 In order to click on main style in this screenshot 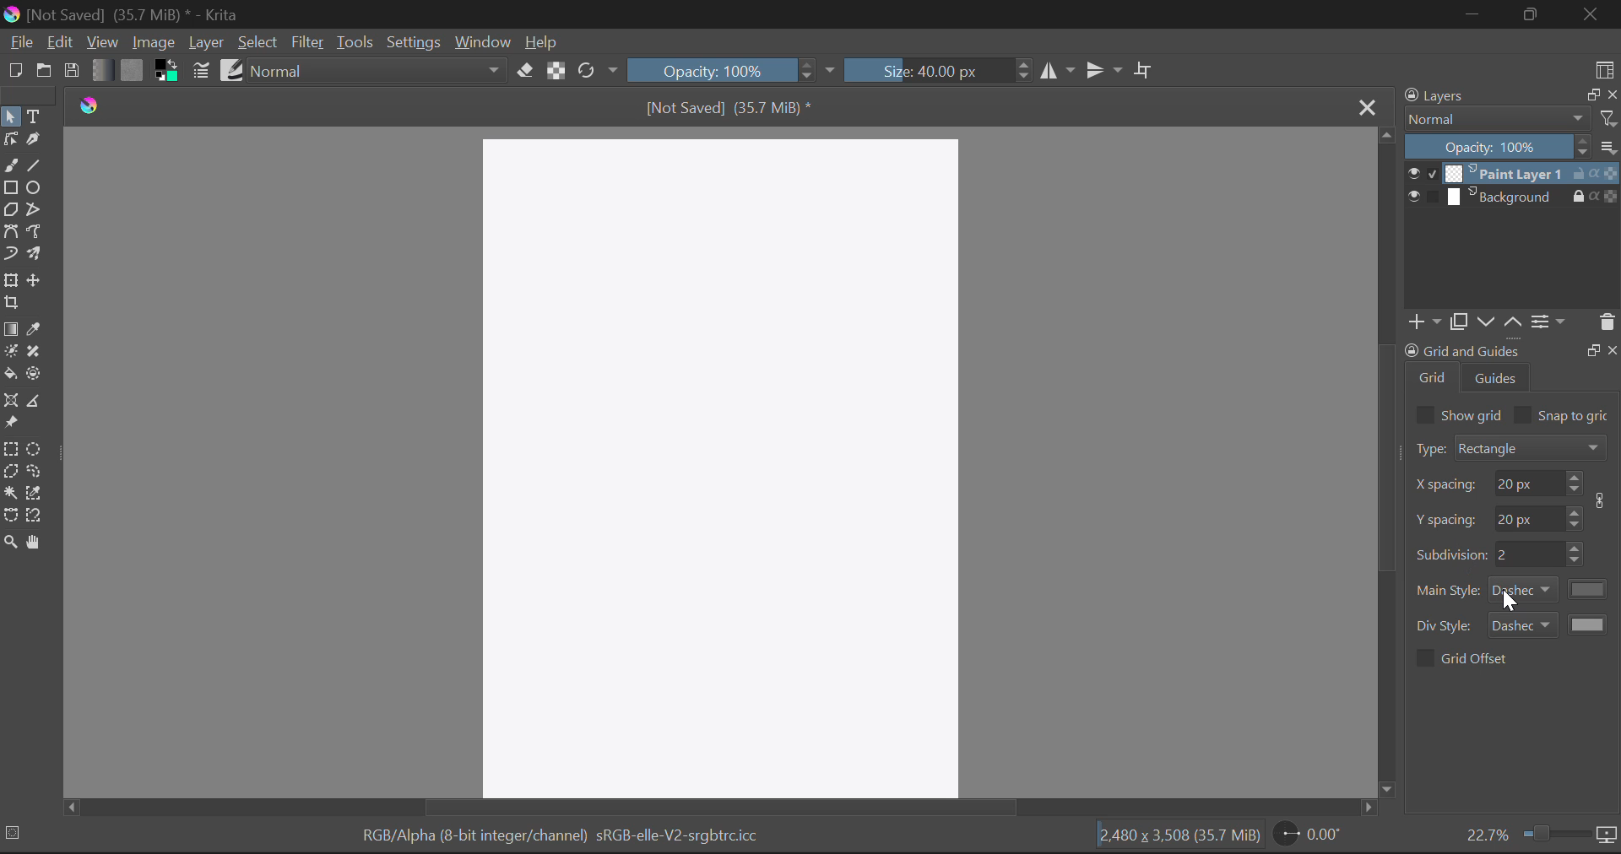, I will do `click(1449, 591)`.